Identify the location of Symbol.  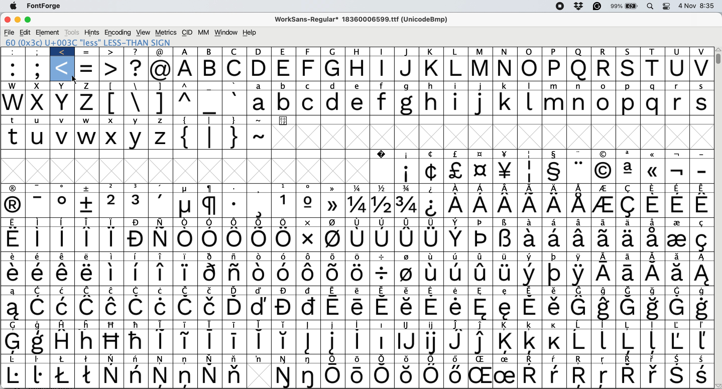
(604, 240).